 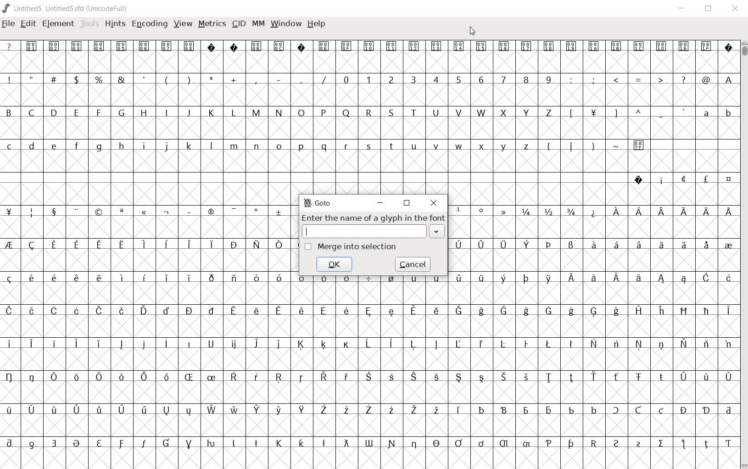 What do you see at coordinates (346, 377) in the screenshot?
I see `Symbol` at bounding box center [346, 377].